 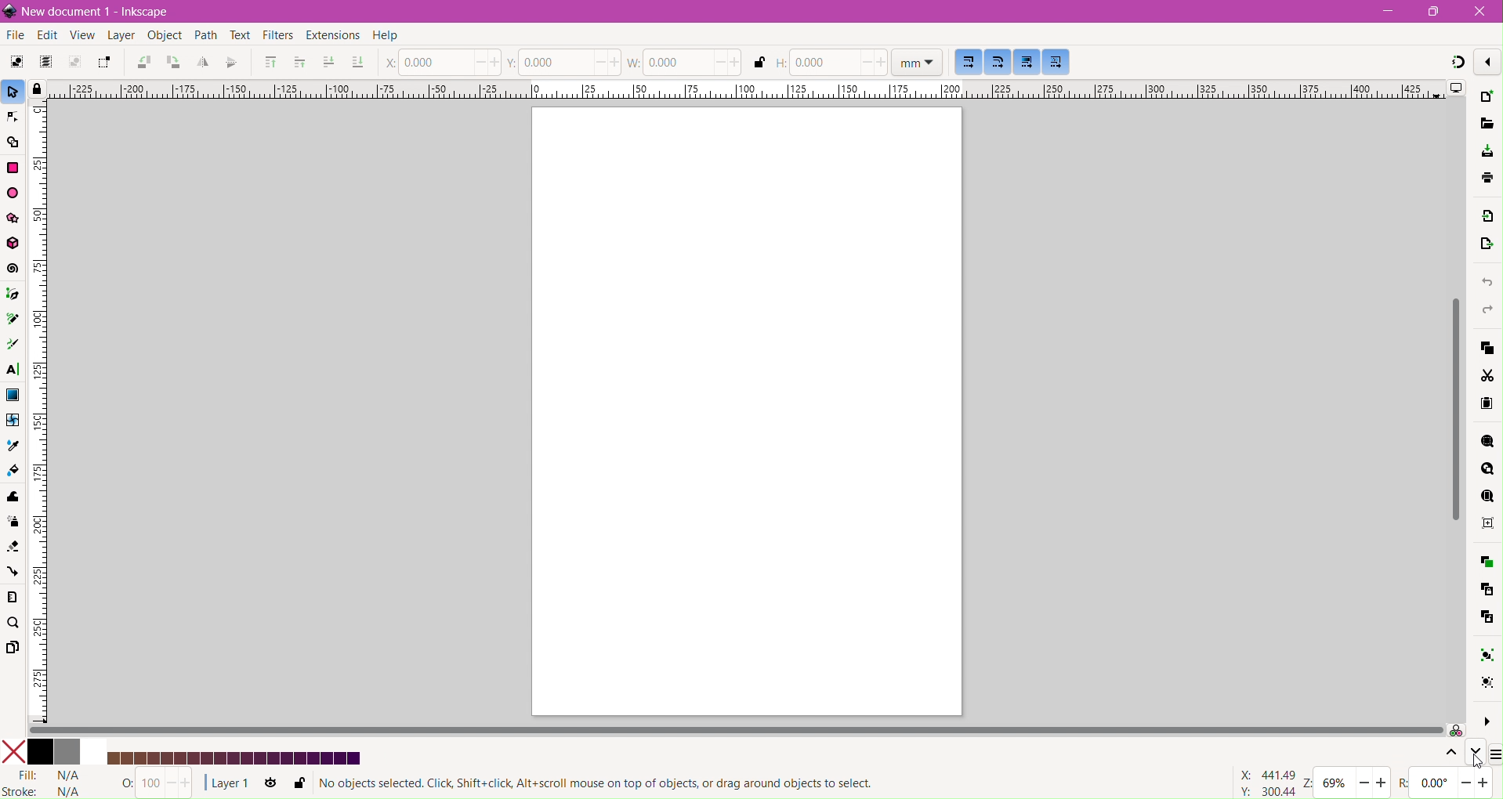 I want to click on Mesh Tool, so click(x=12, y=420).